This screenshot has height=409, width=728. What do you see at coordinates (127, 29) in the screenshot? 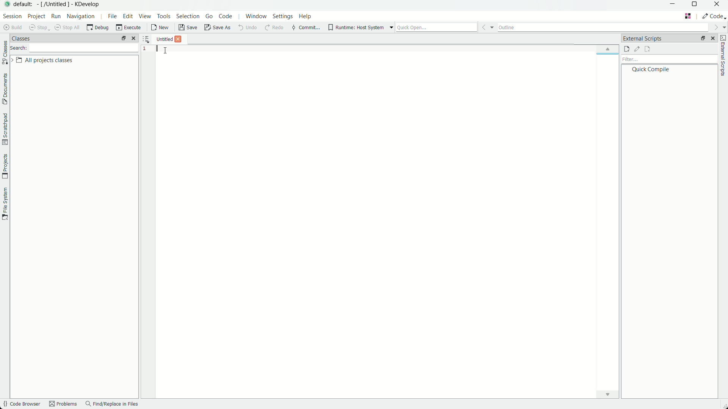
I see `execute` at bounding box center [127, 29].